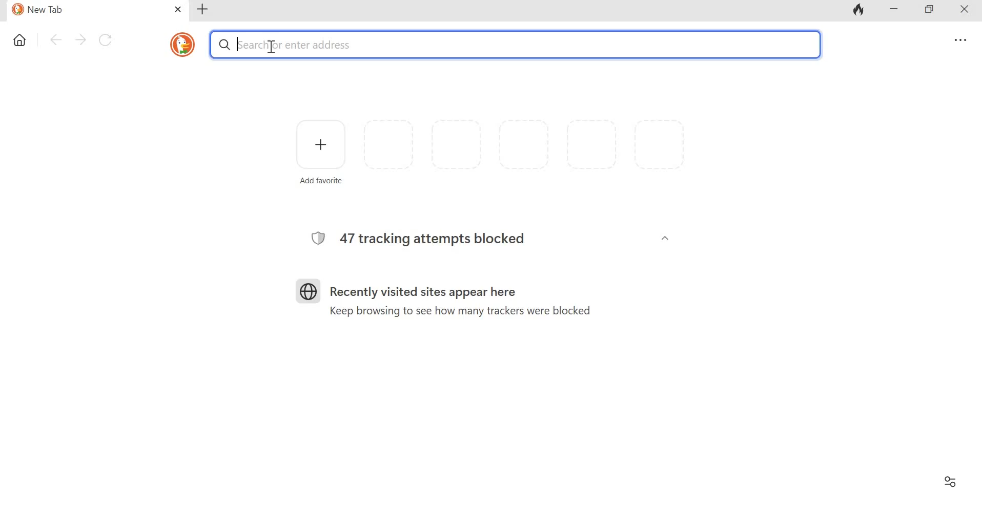 This screenshot has height=513, width=982. Describe the element at coordinates (961, 40) in the screenshot. I see `Overflow menu` at that location.